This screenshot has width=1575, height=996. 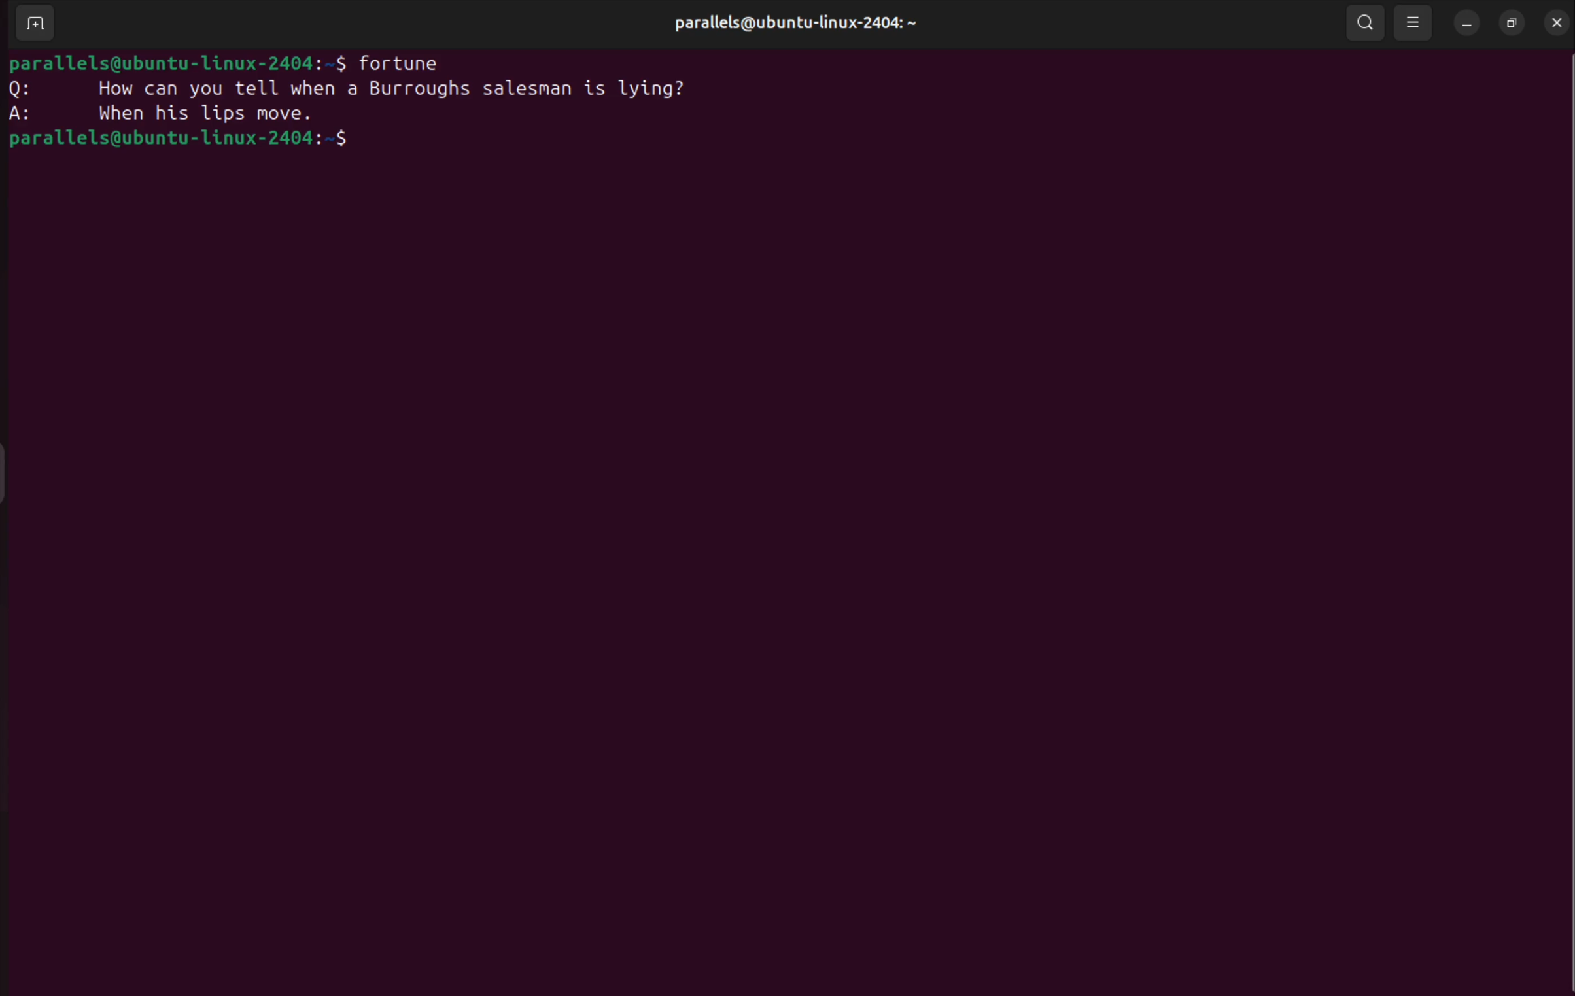 I want to click on parallels@ubuntu, so click(x=791, y=21).